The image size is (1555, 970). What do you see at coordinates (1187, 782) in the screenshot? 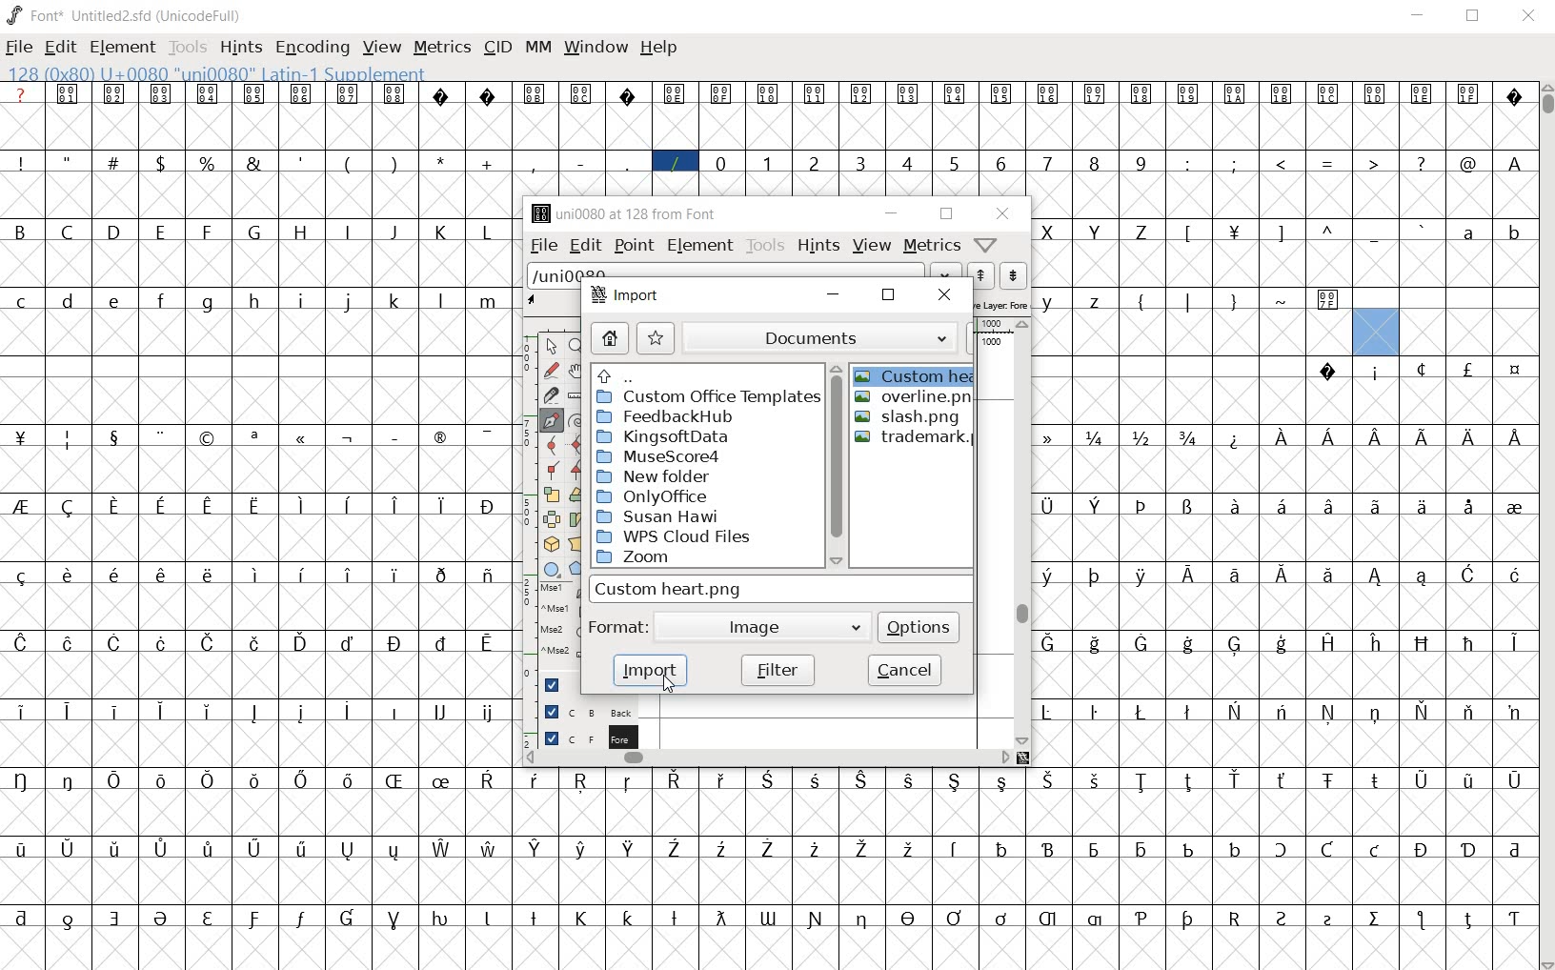
I see `glyph` at bounding box center [1187, 782].